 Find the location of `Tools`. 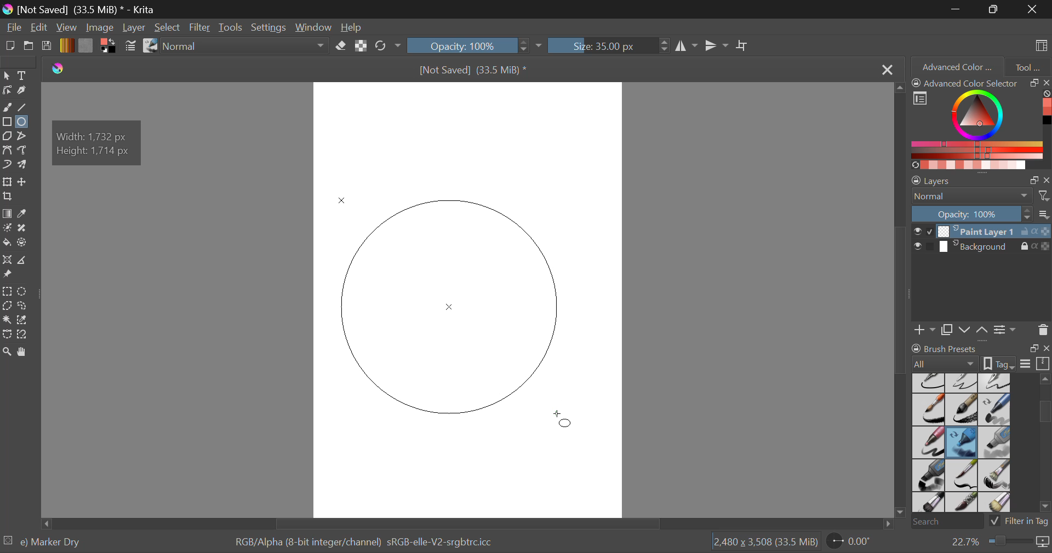

Tools is located at coordinates (231, 28).